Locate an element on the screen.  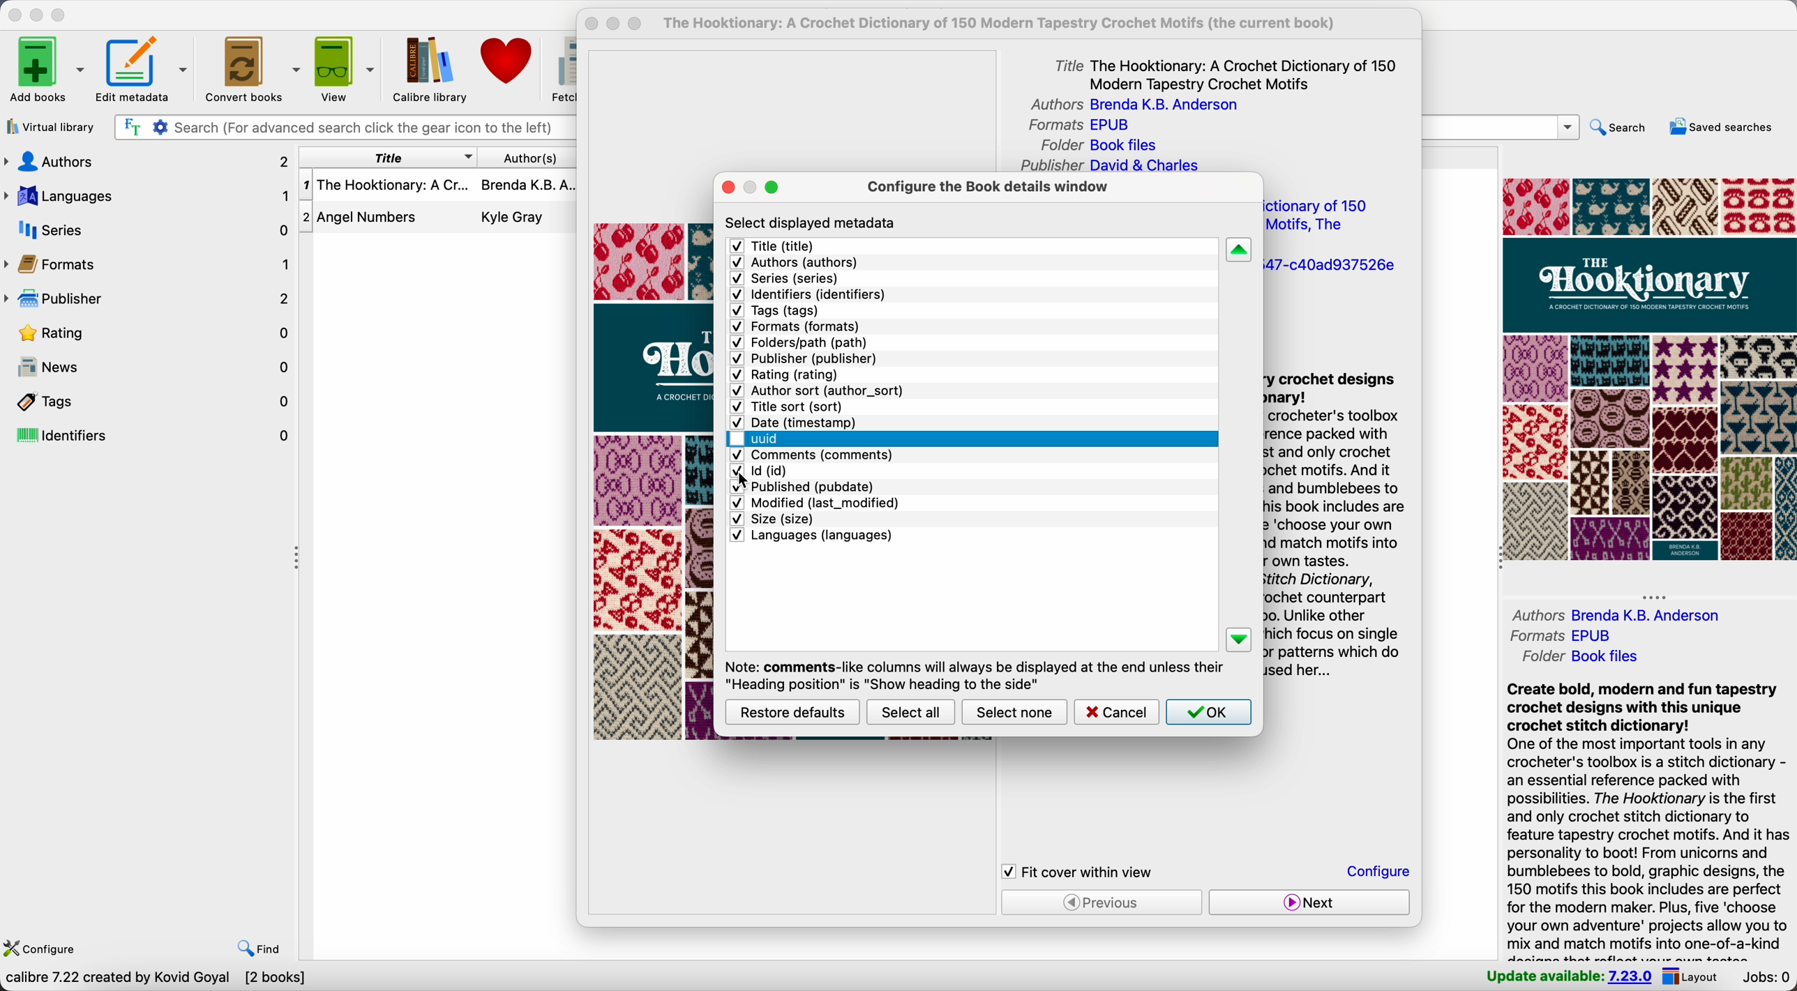
series is located at coordinates (788, 279).